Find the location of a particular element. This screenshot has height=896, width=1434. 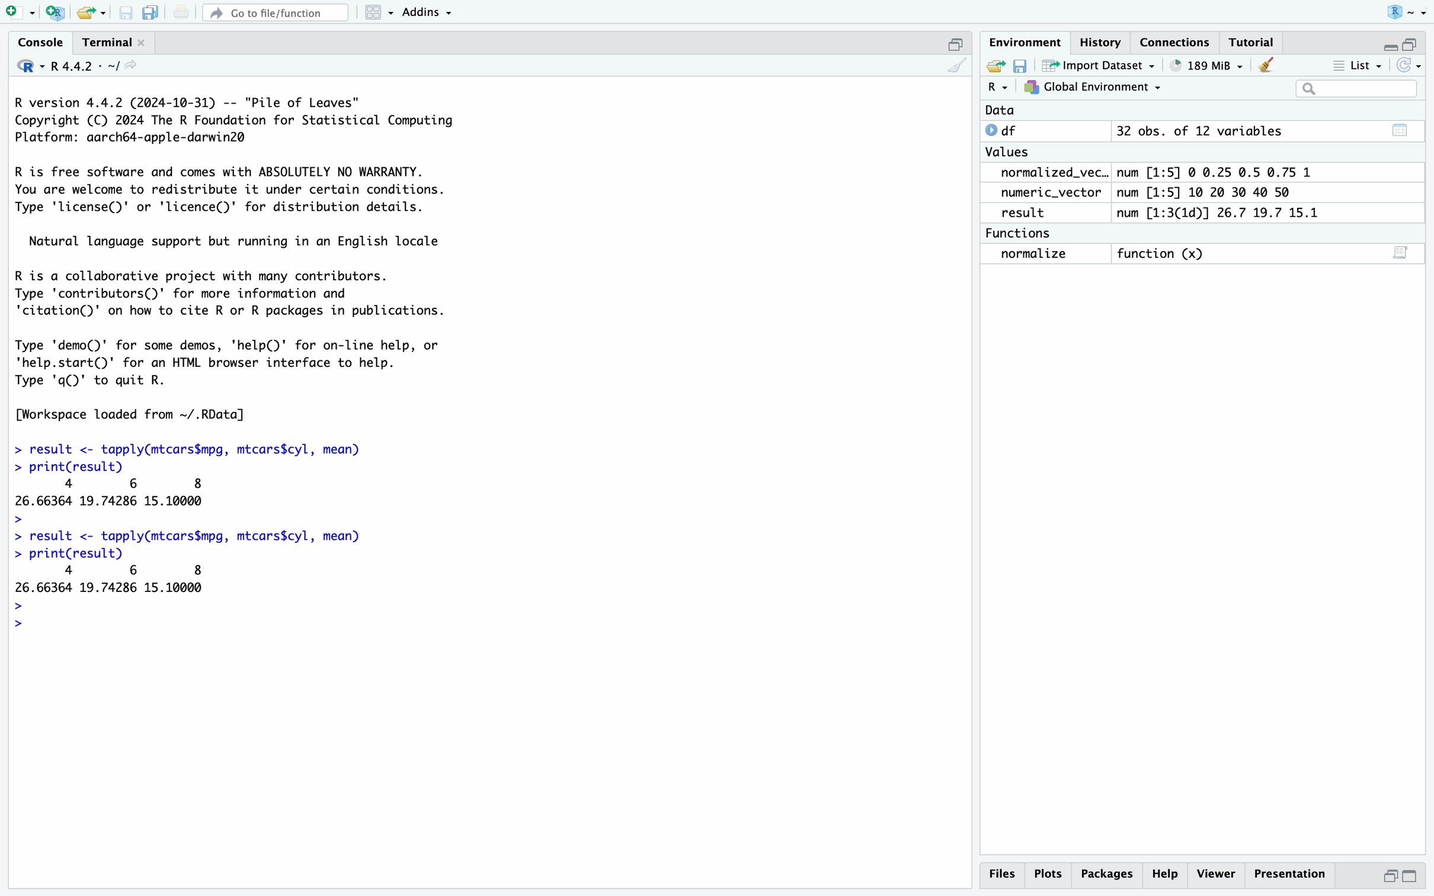

Show on script is located at coordinates (1399, 252).